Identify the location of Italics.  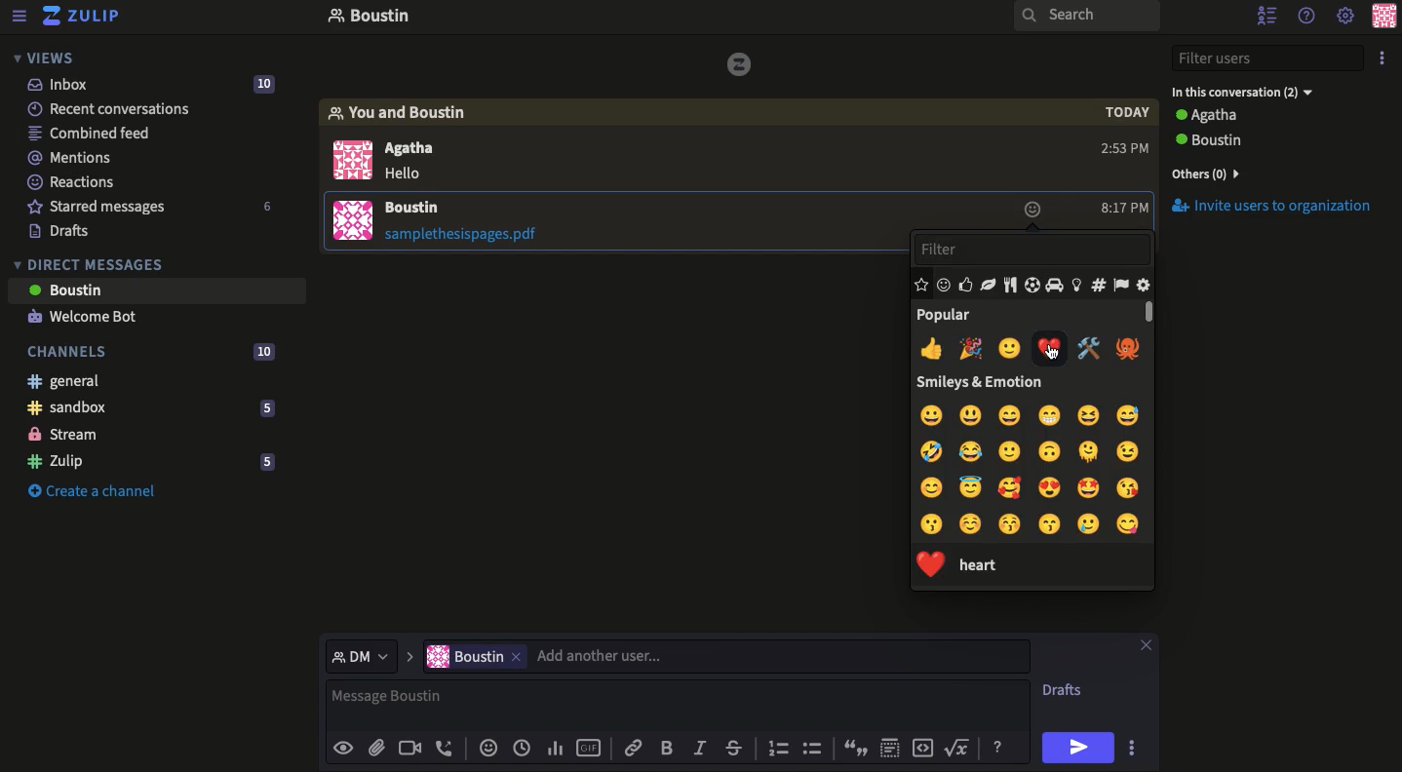
(699, 747).